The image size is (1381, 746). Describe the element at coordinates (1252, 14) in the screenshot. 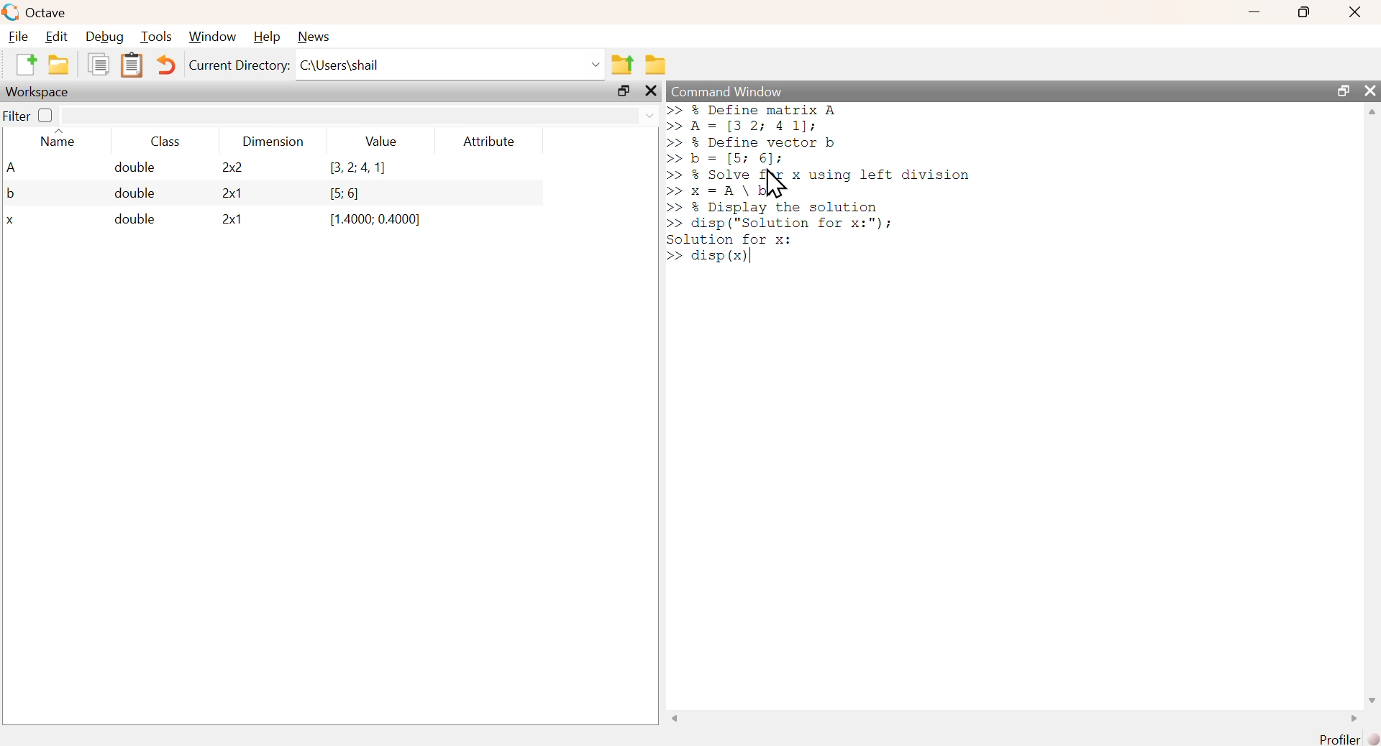

I see `minimize` at that location.